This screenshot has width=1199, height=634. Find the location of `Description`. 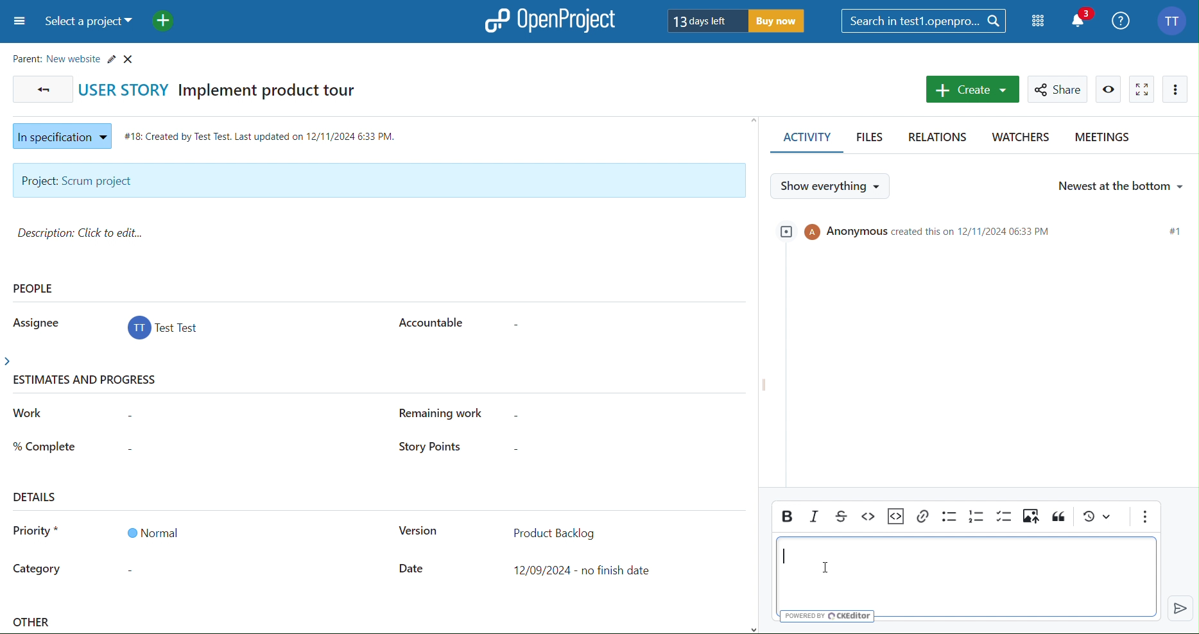

Description is located at coordinates (85, 233).